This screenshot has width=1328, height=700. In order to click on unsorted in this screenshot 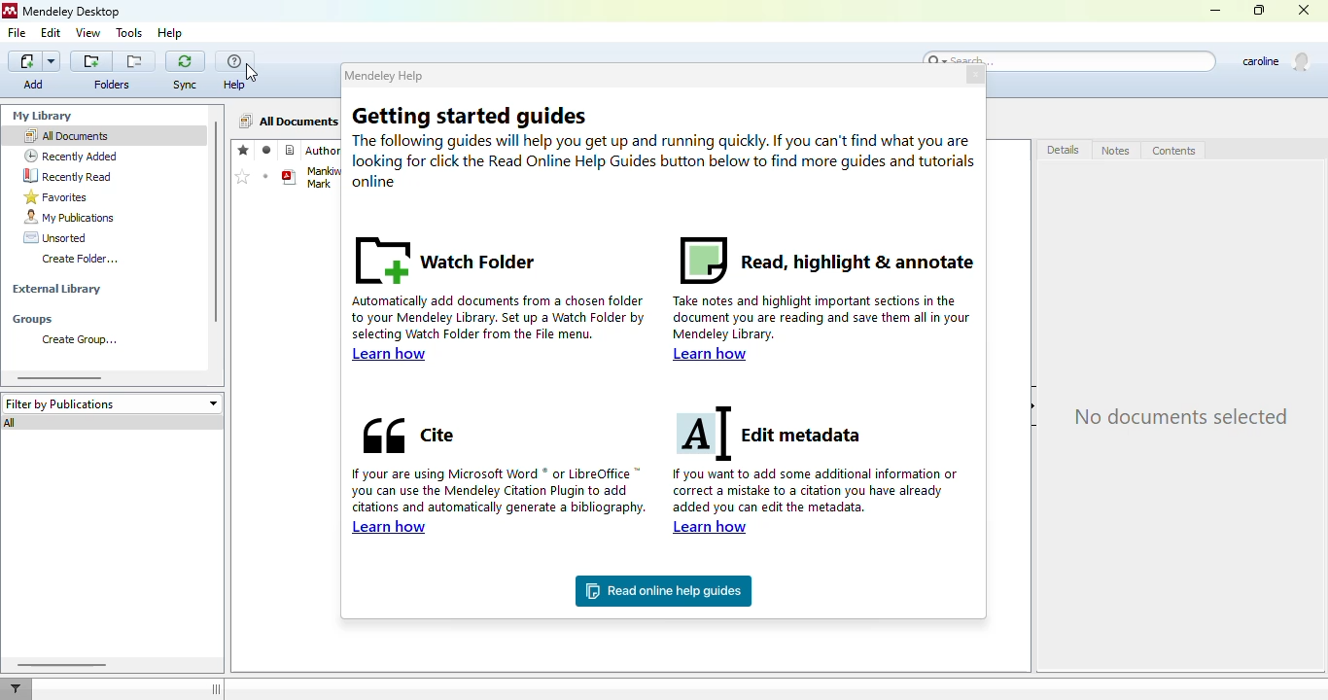, I will do `click(54, 237)`.